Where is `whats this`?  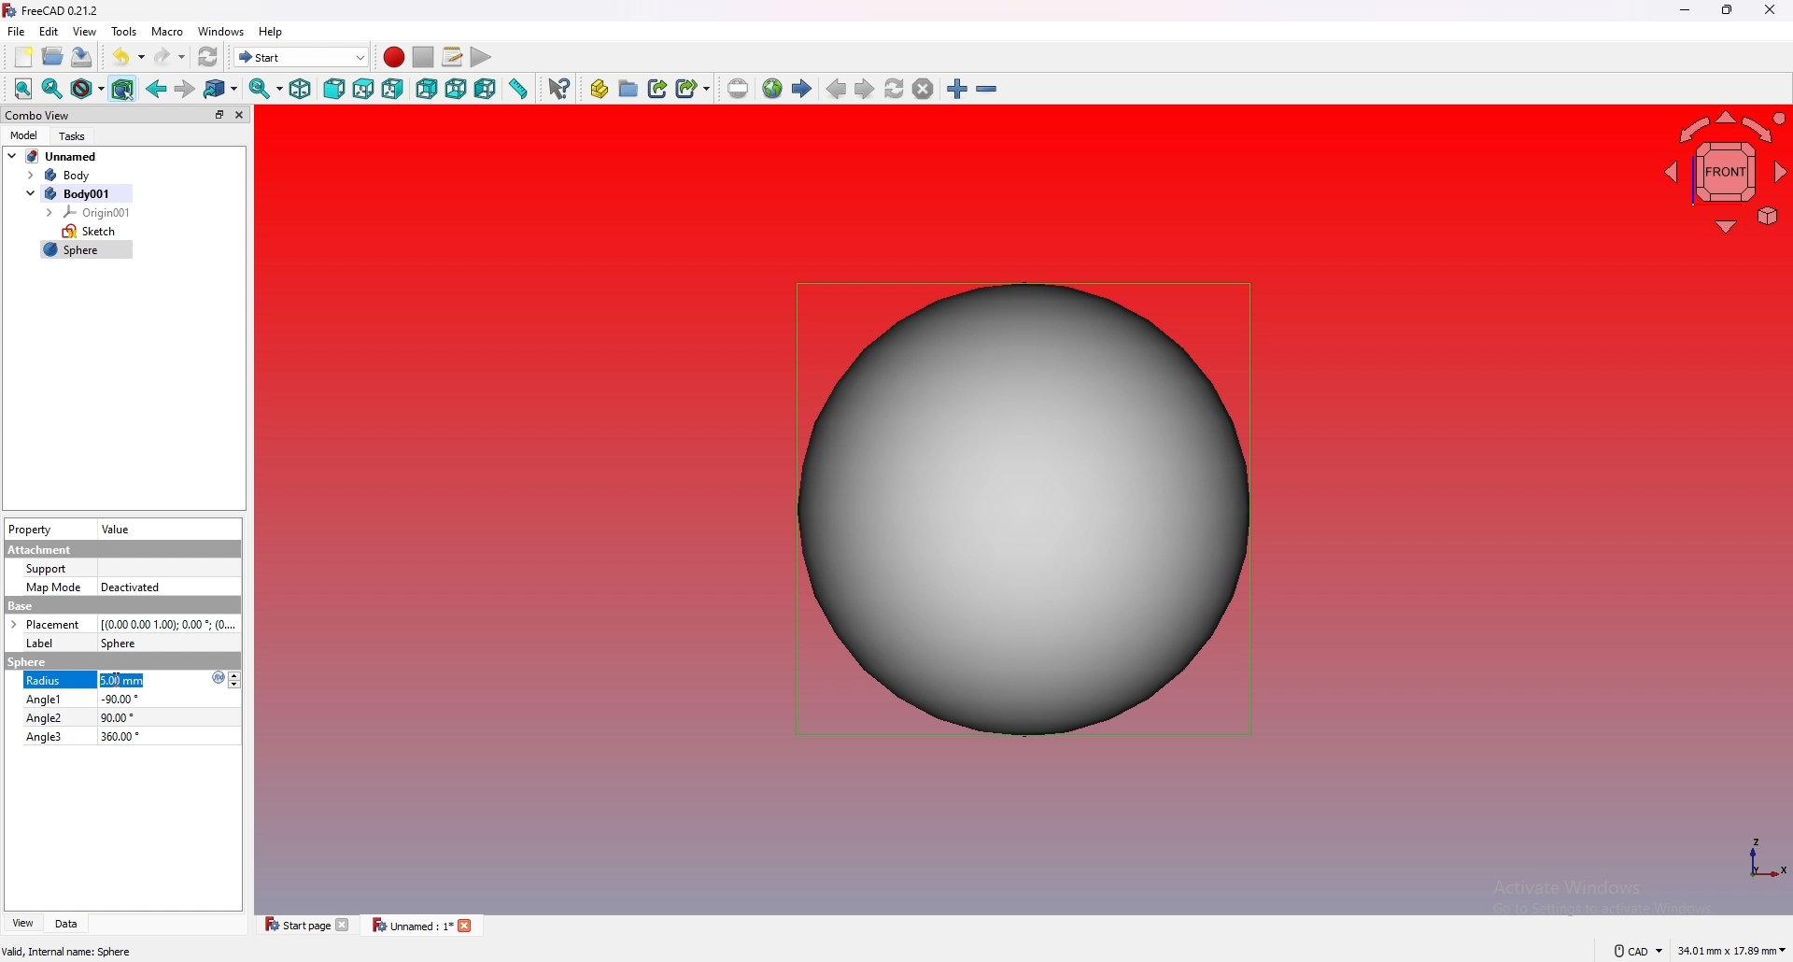
whats this is located at coordinates (560, 88).